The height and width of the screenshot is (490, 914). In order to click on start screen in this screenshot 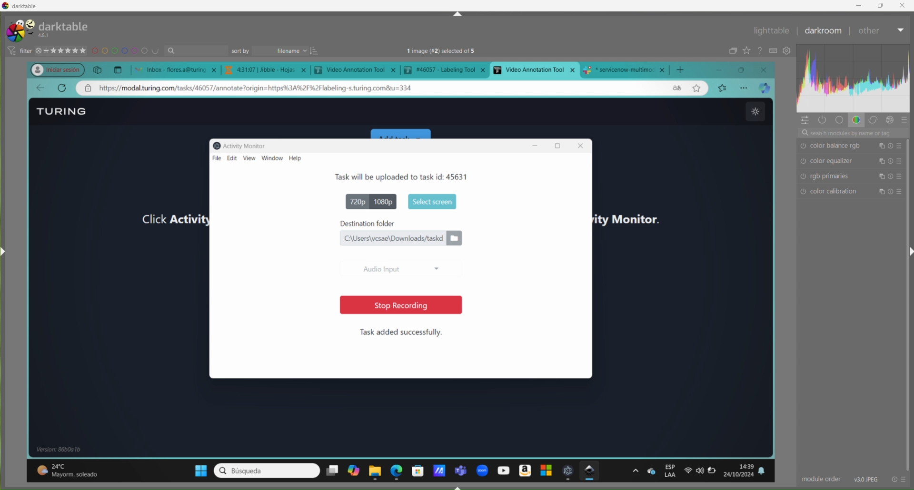, I will do `click(430, 201)`.